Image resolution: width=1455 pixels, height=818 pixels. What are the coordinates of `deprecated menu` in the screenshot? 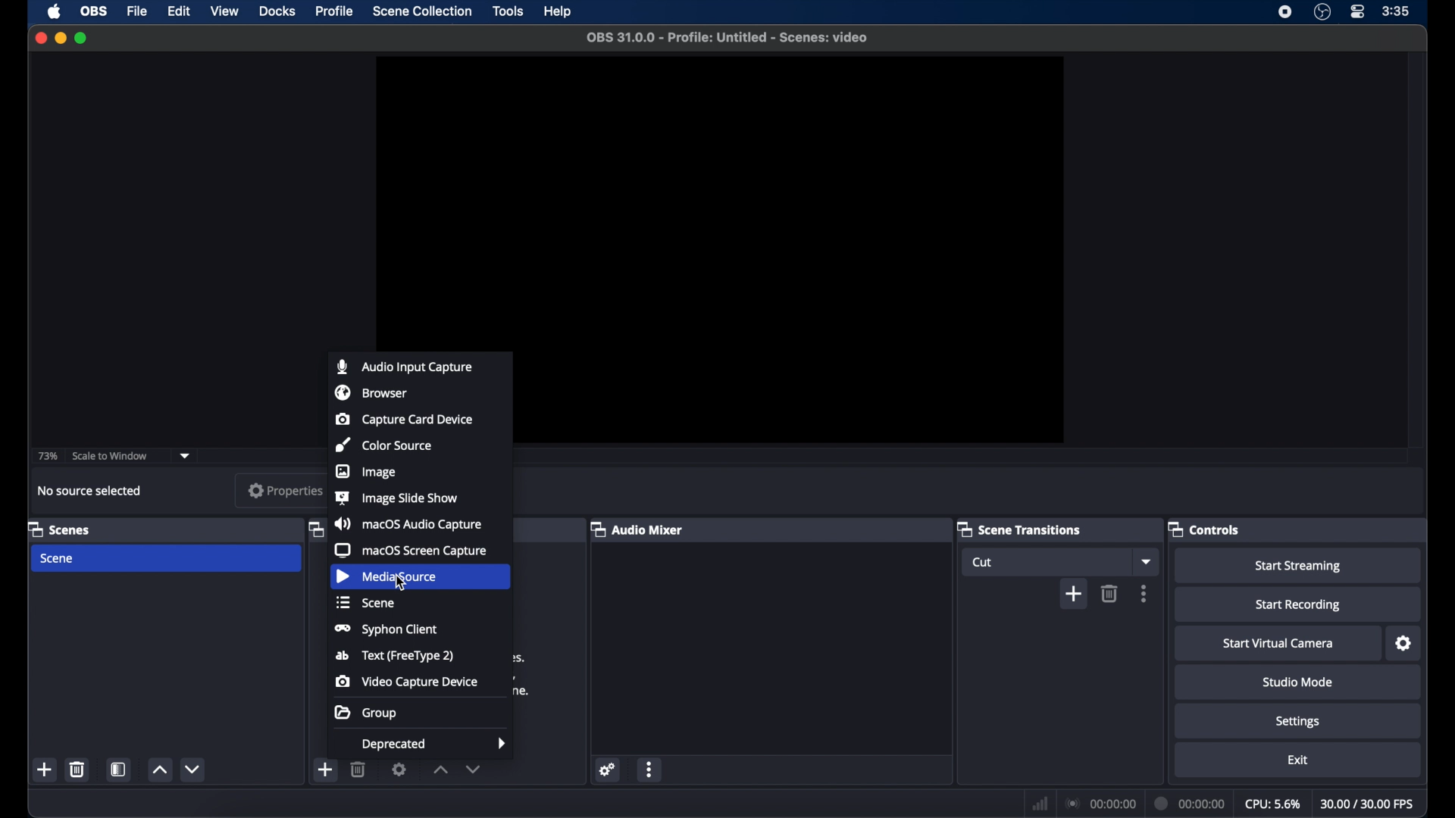 It's located at (436, 744).